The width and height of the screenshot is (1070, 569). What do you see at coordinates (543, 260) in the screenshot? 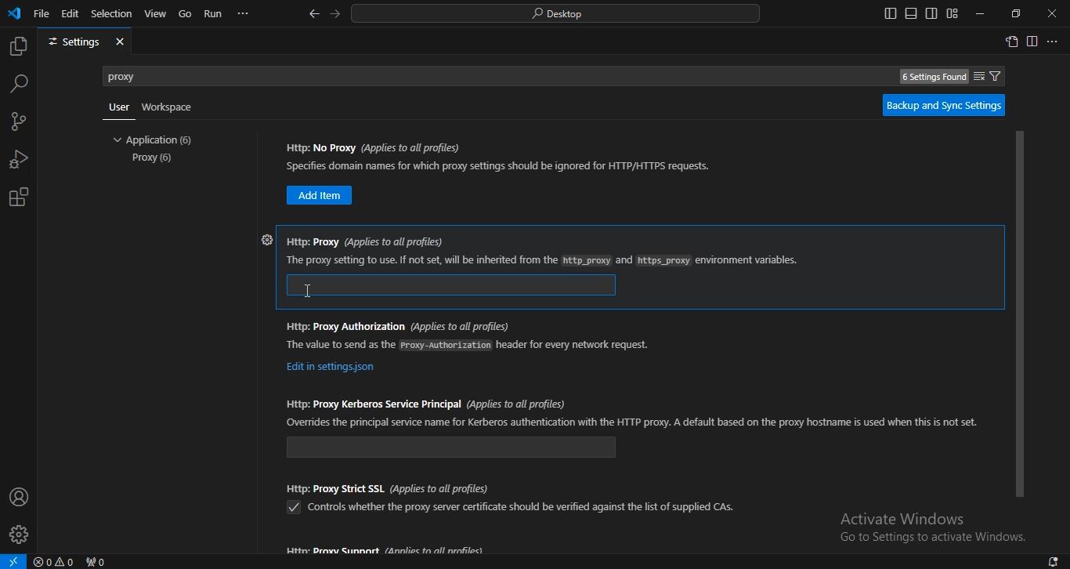
I see `https: proxy` at bounding box center [543, 260].